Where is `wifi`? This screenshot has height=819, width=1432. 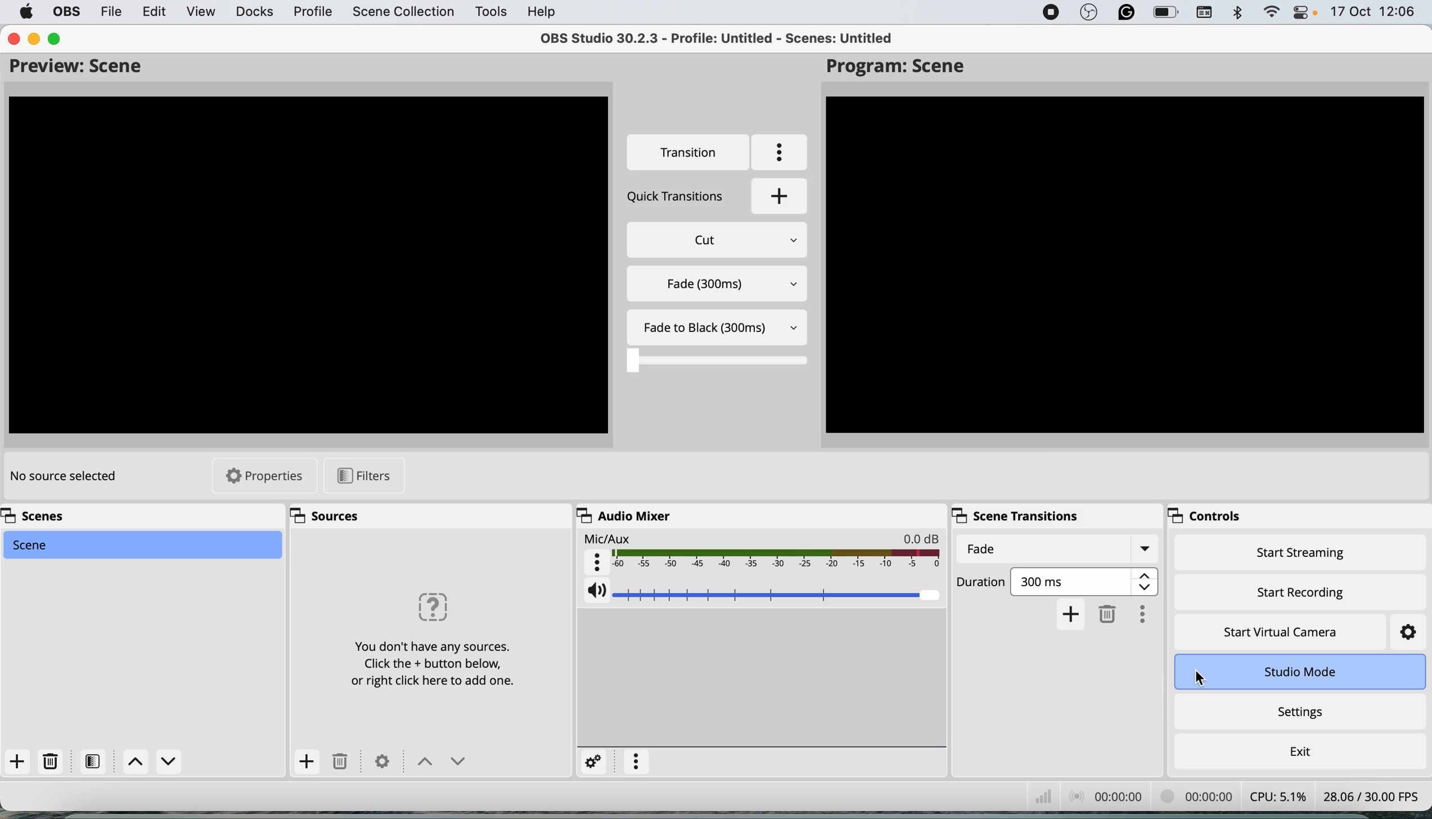 wifi is located at coordinates (1271, 12).